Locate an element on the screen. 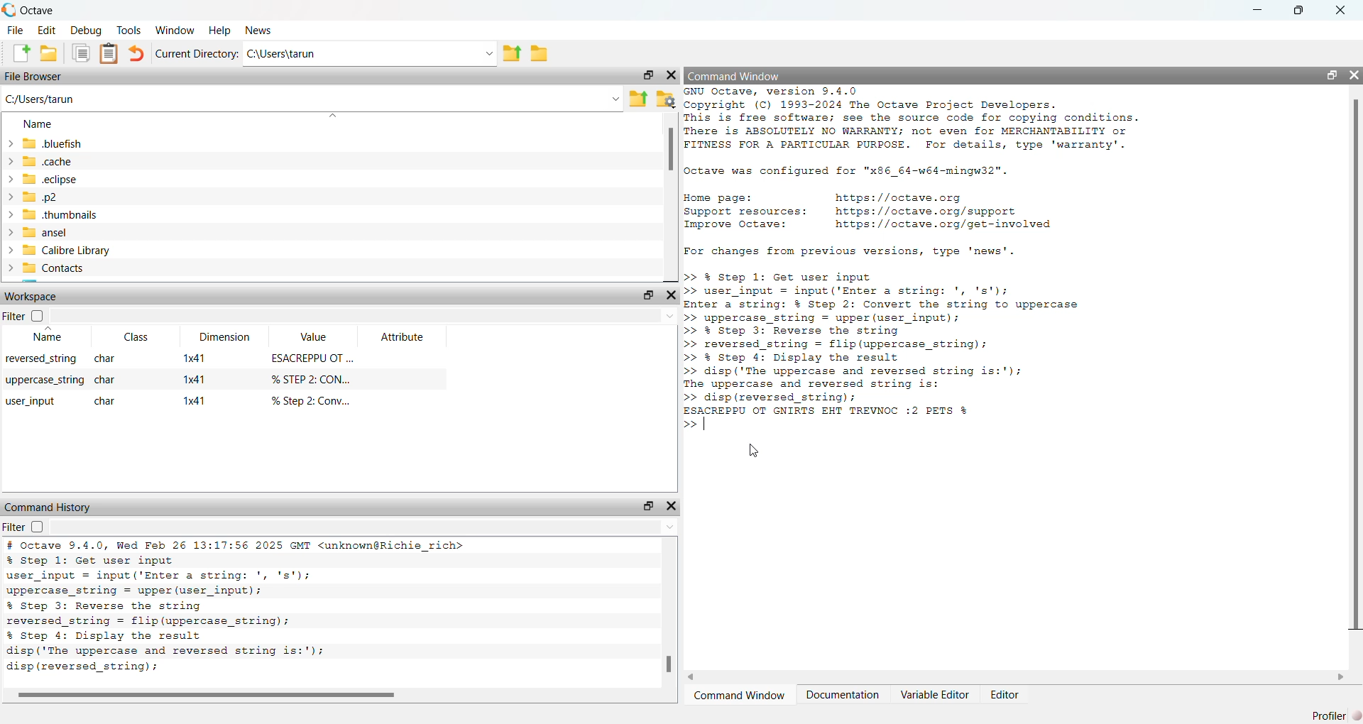  hide widget is located at coordinates (672, 294).